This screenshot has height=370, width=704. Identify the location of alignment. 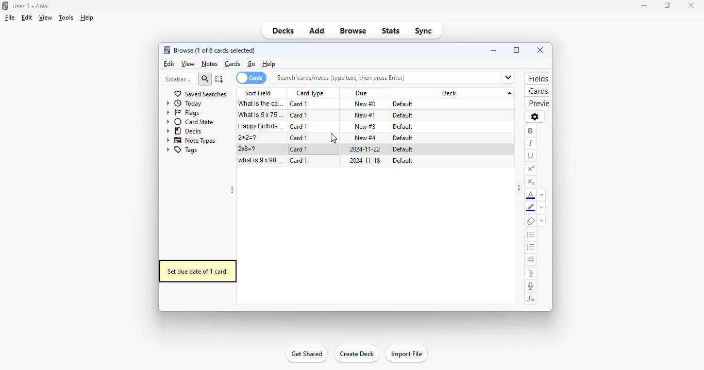
(530, 261).